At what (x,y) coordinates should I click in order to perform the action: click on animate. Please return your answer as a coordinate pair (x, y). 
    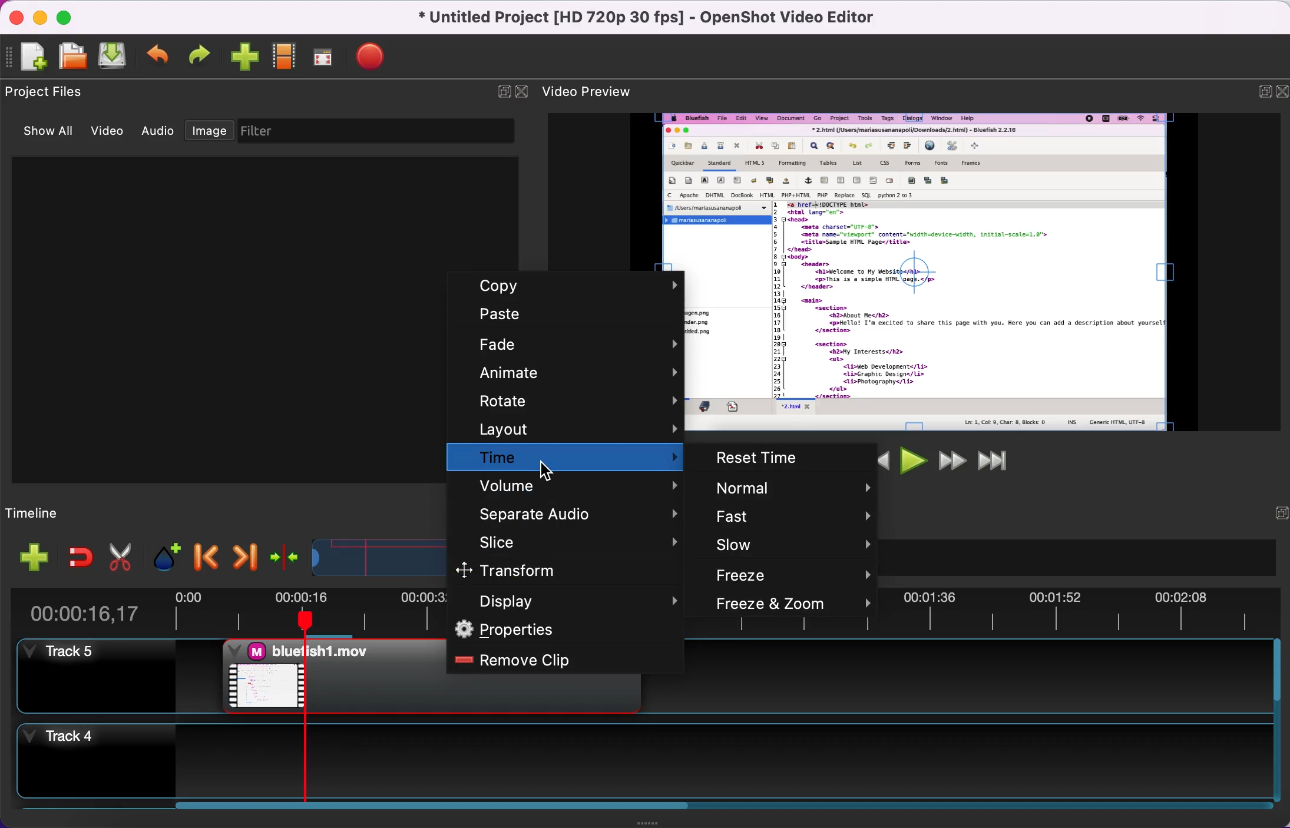
    Looking at the image, I should click on (563, 372).